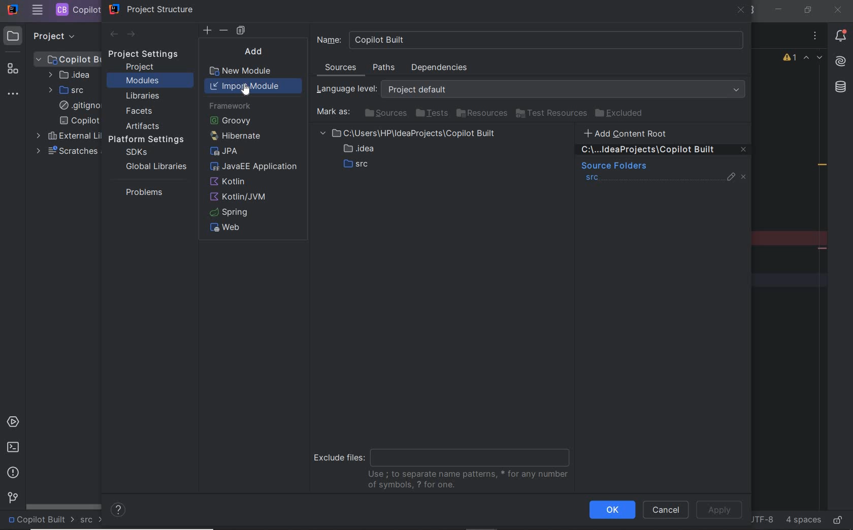 Image resolution: width=853 pixels, height=530 pixels. I want to click on SPRING, so click(230, 212).